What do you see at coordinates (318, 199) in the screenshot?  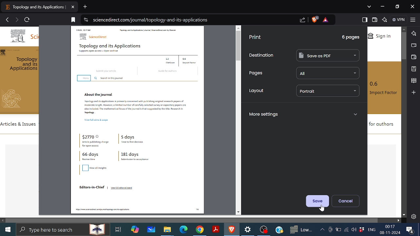 I see `Save` at bounding box center [318, 199].